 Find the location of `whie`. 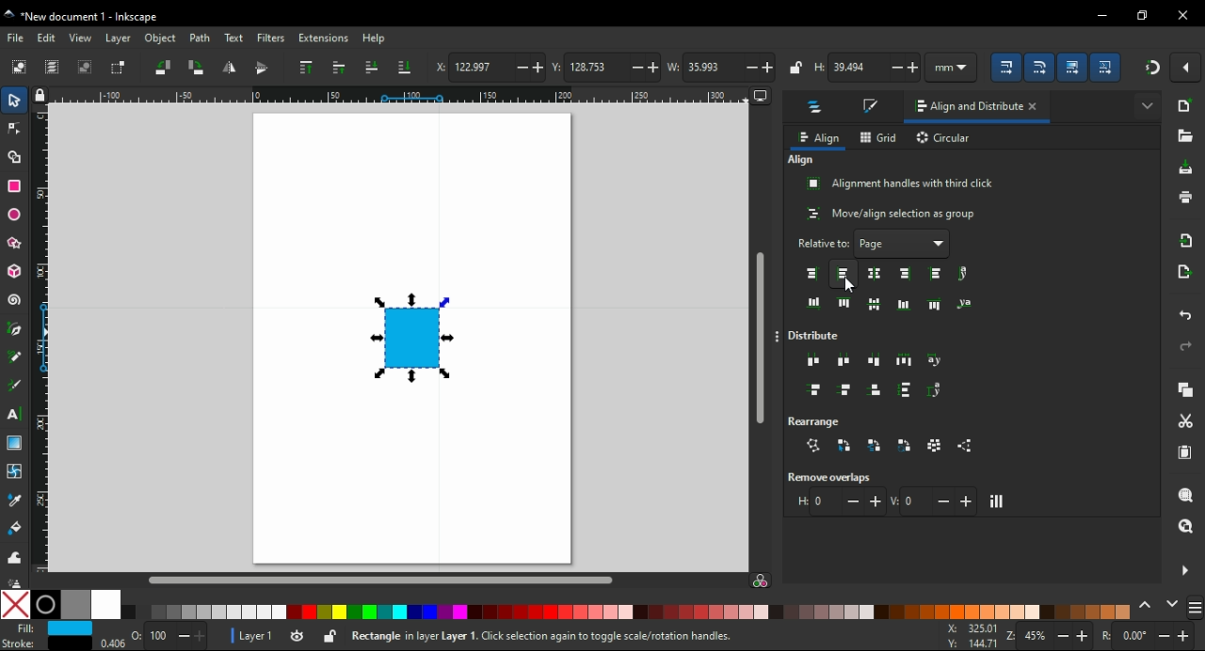

whie is located at coordinates (107, 606).